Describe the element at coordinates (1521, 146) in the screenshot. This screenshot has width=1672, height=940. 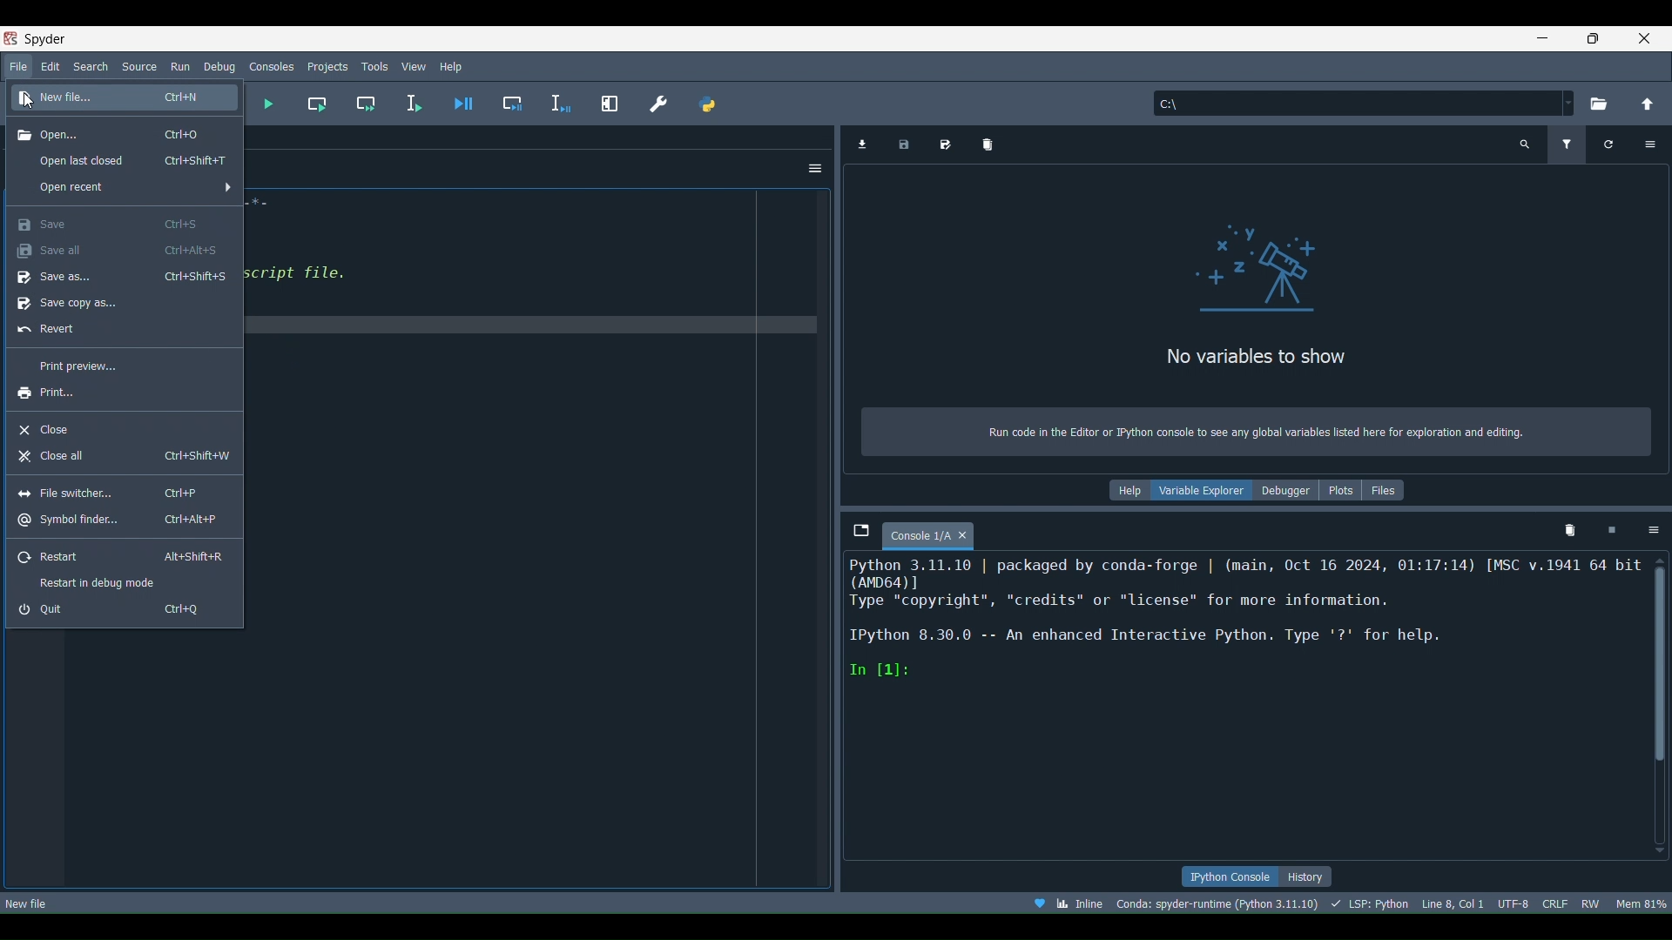
I see `Search variable names and types(Ctrl + F)` at that location.